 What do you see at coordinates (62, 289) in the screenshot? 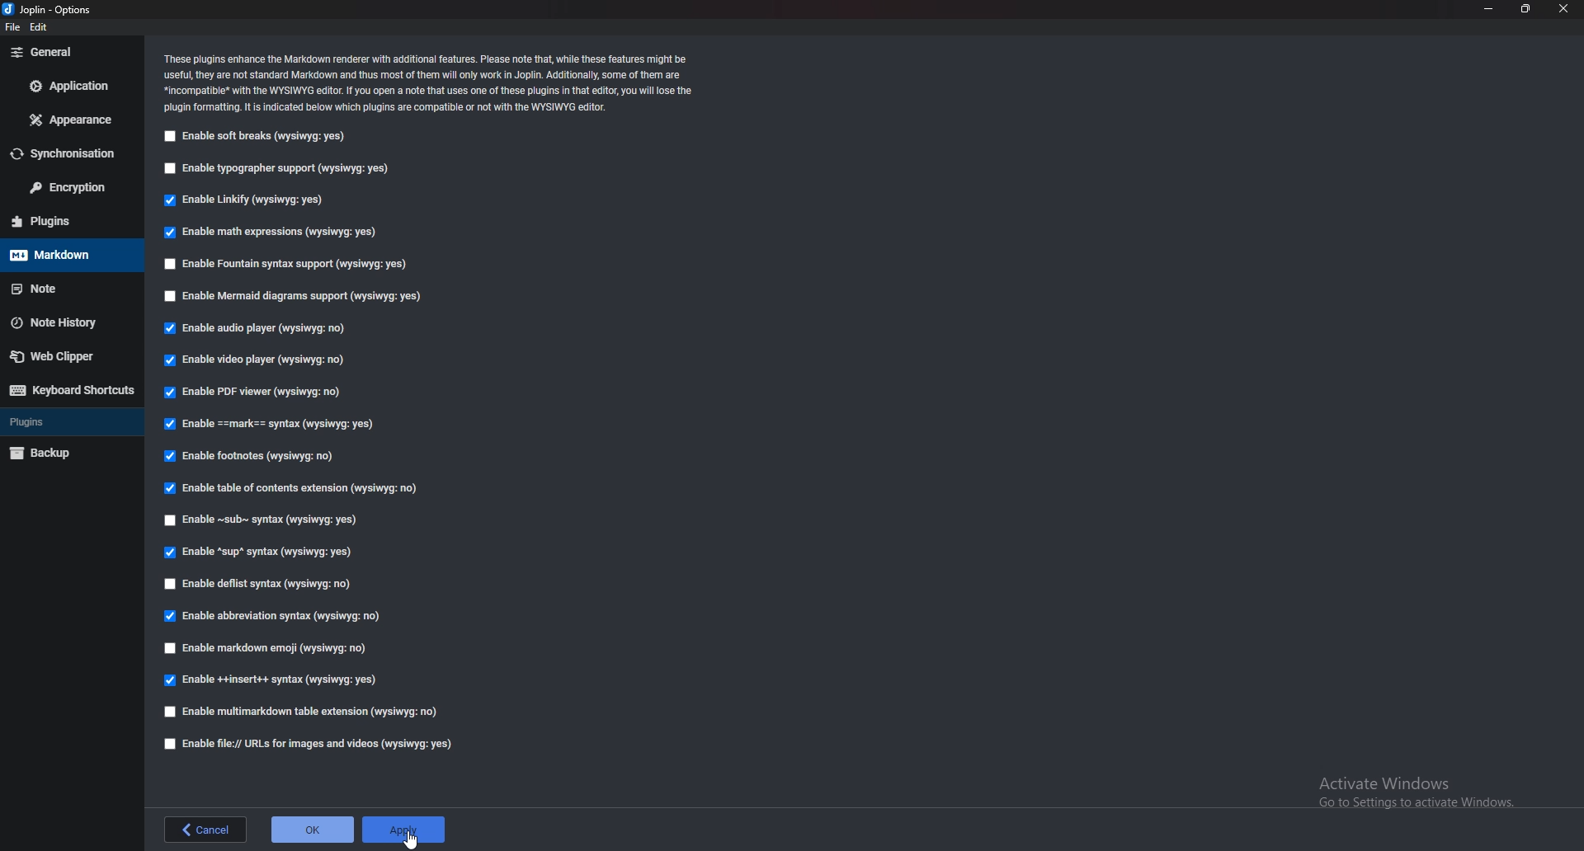
I see `note` at bounding box center [62, 289].